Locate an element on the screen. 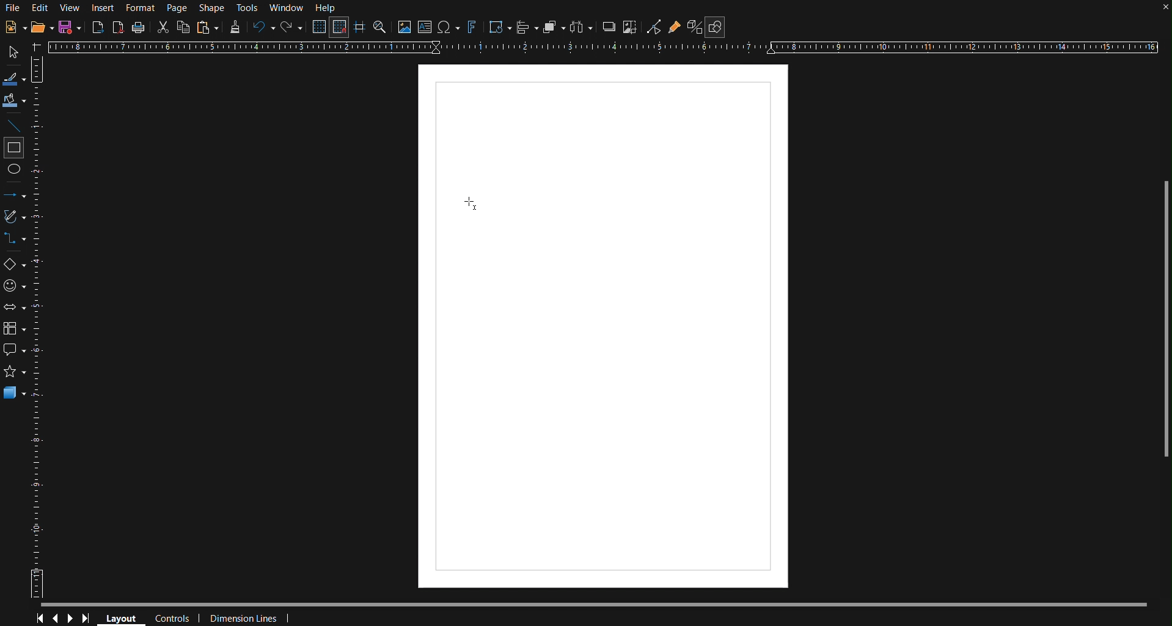 This screenshot has width=1172, height=626. Lines and Arrows is located at coordinates (15, 195).